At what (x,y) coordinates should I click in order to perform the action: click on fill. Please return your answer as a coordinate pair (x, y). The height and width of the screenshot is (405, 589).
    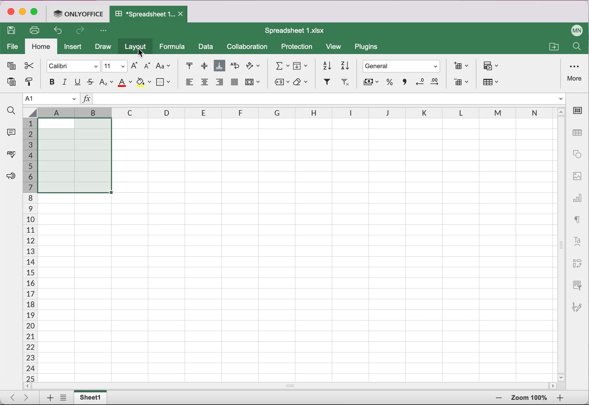
    Looking at the image, I should click on (301, 65).